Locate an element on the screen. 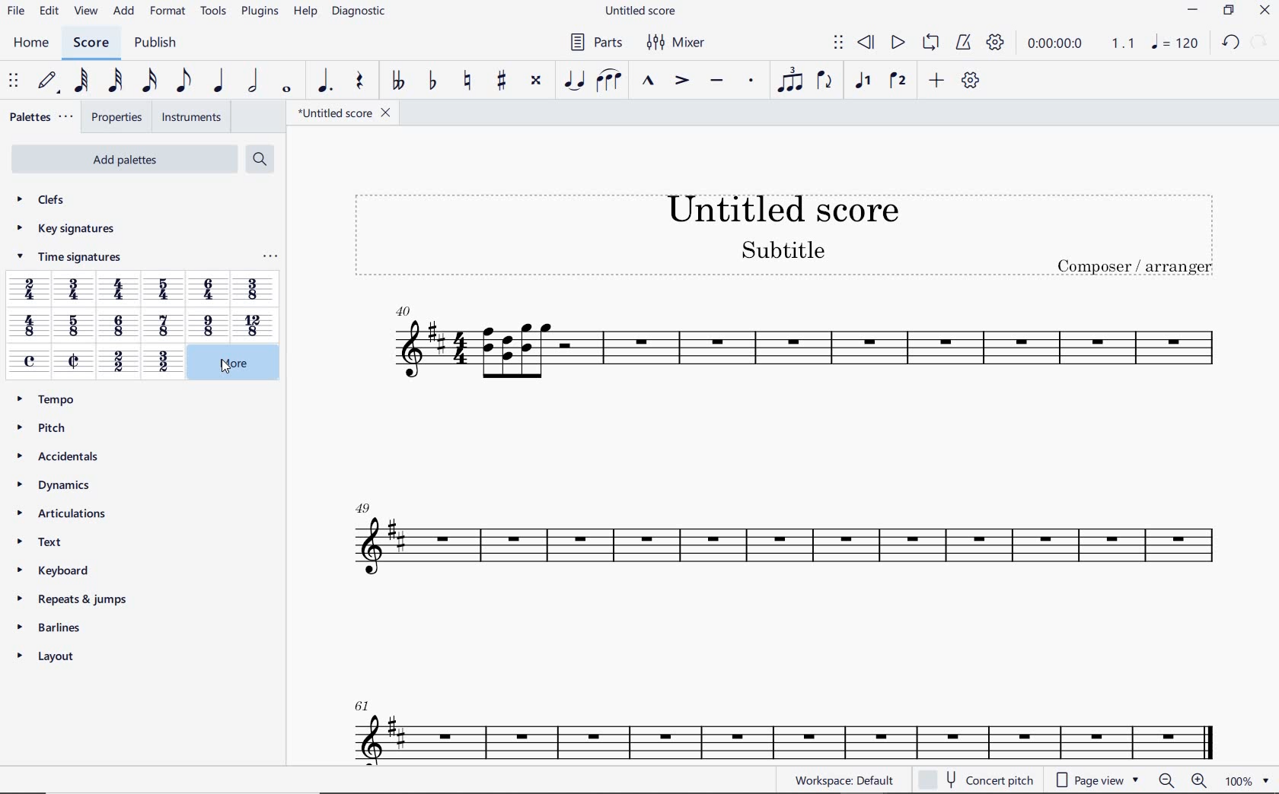  ARTICULATIONS is located at coordinates (60, 513).